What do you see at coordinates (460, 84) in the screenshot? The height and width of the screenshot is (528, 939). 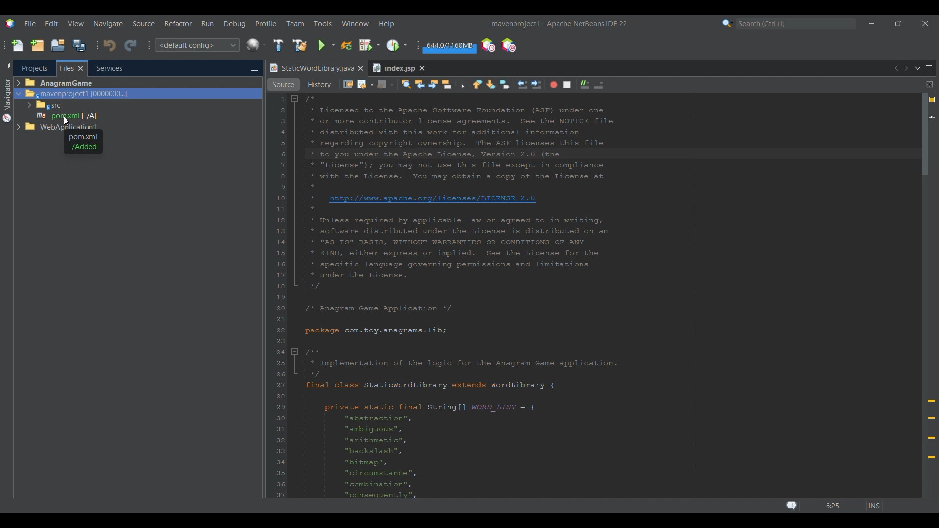 I see `Toggle rectangular selection` at bounding box center [460, 84].